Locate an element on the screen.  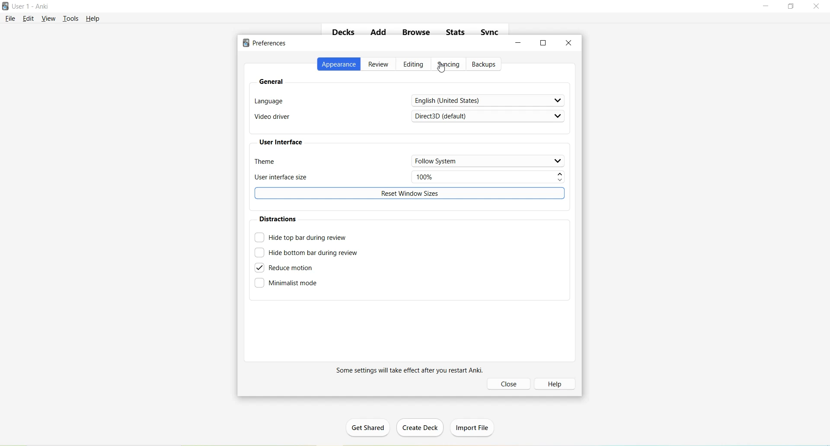
Reduce motion is located at coordinates (287, 268).